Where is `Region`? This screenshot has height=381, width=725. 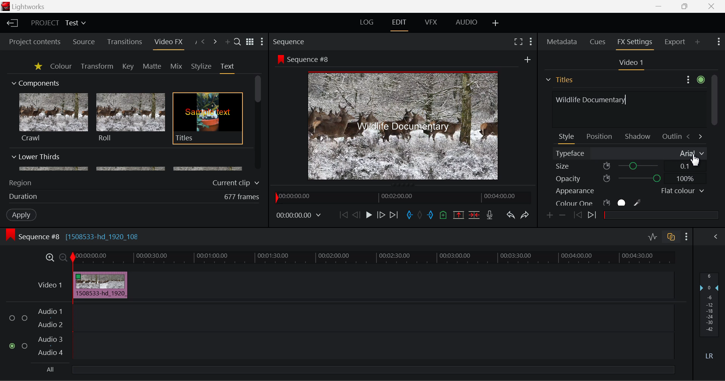
Region is located at coordinates (20, 183).